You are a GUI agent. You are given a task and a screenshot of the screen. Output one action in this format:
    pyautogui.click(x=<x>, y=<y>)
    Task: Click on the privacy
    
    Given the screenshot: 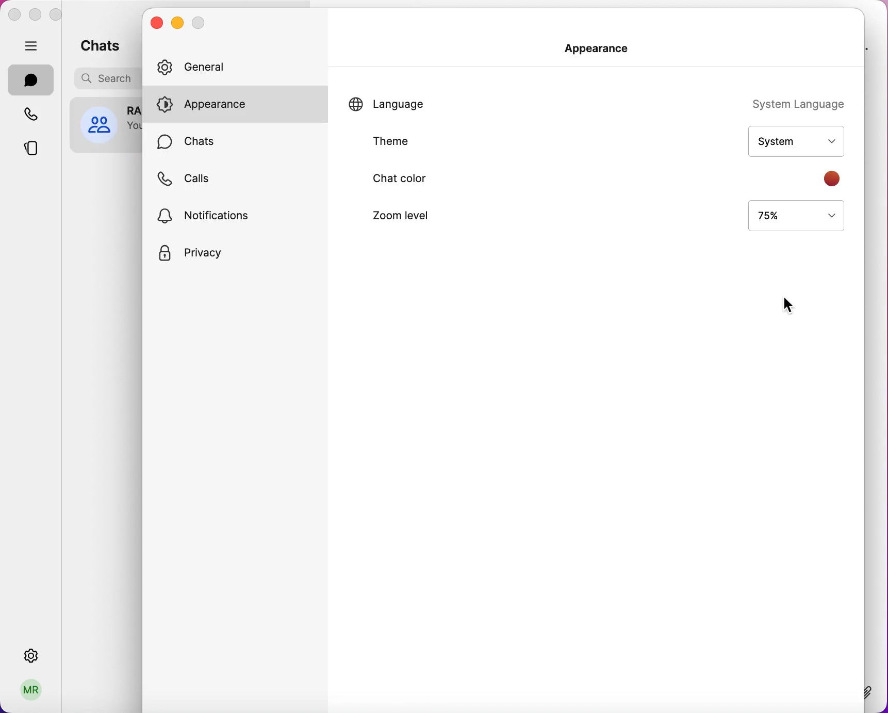 What is the action you would take?
    pyautogui.click(x=213, y=256)
    